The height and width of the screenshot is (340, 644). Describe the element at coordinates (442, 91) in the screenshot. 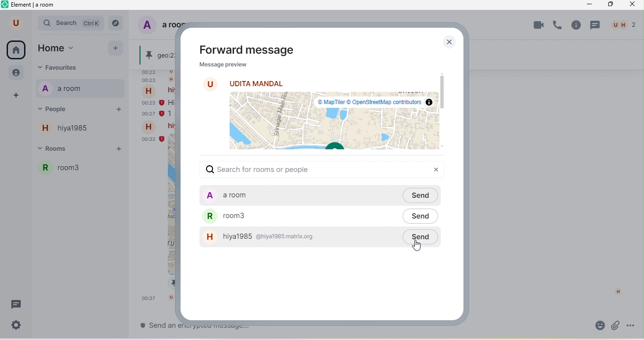

I see `vertical scroll  bar` at that location.